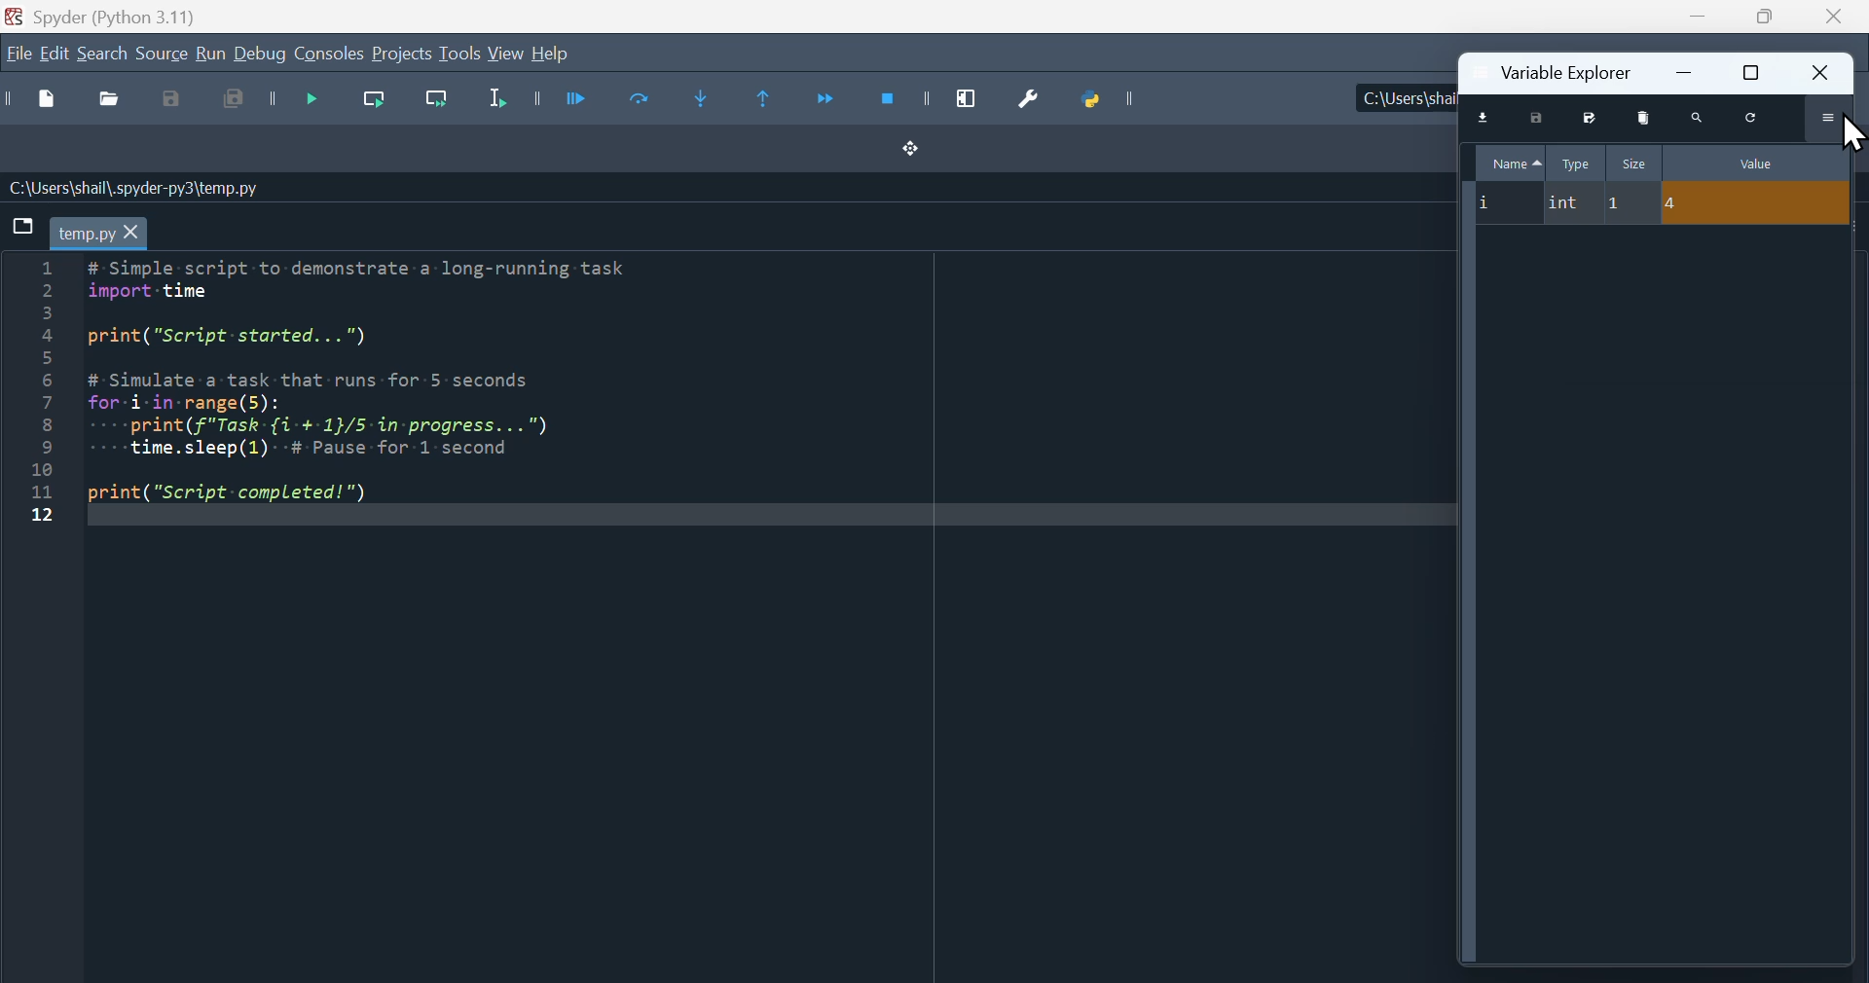 The image size is (1869, 983). I want to click on Open file, so click(107, 101).